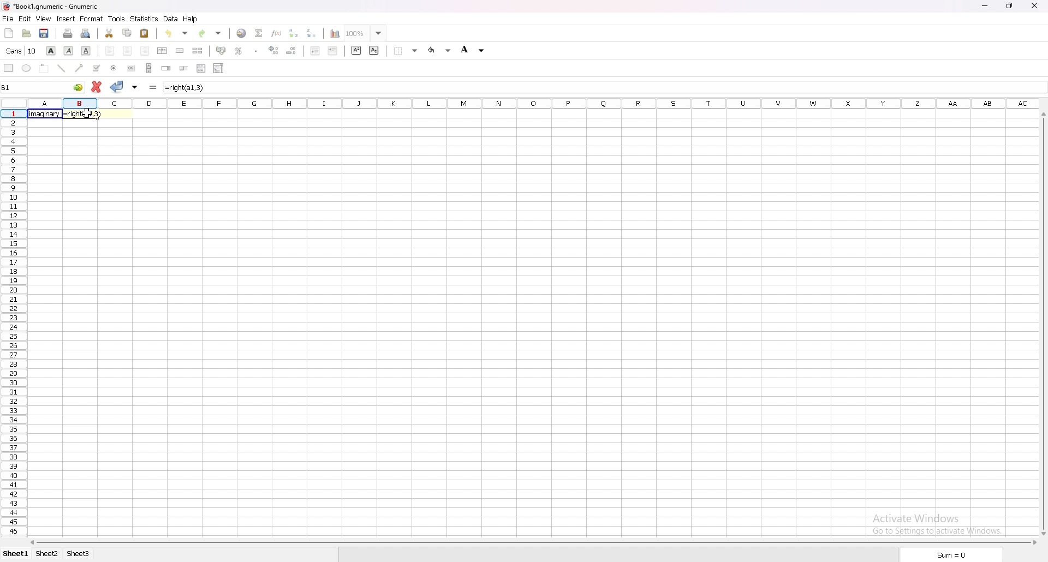  What do you see at coordinates (134, 87) in the screenshot?
I see `accept changes in all cells` at bounding box center [134, 87].